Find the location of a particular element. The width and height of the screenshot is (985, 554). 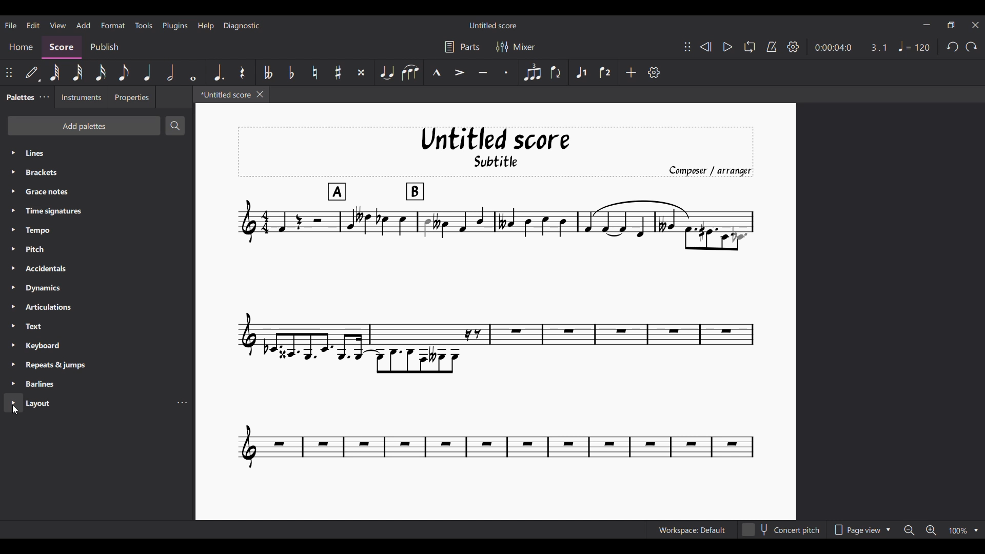

Keyboard is located at coordinates (98, 345).